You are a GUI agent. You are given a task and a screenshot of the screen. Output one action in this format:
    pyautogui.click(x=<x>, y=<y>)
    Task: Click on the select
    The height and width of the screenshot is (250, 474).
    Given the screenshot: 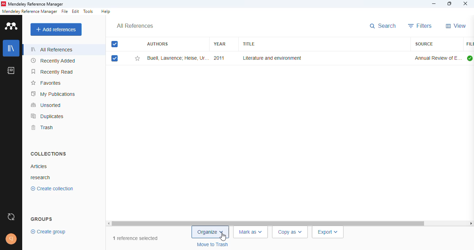 What is the action you would take?
    pyautogui.click(x=115, y=44)
    